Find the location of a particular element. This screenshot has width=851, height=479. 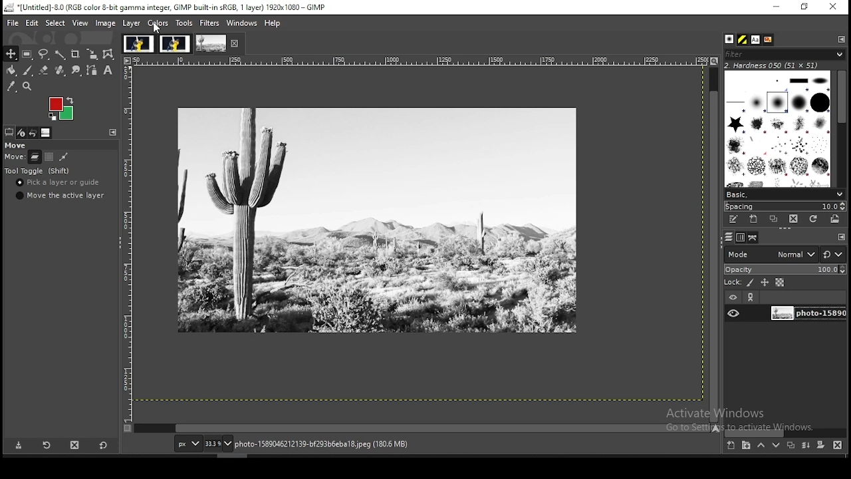

tools is located at coordinates (185, 22).